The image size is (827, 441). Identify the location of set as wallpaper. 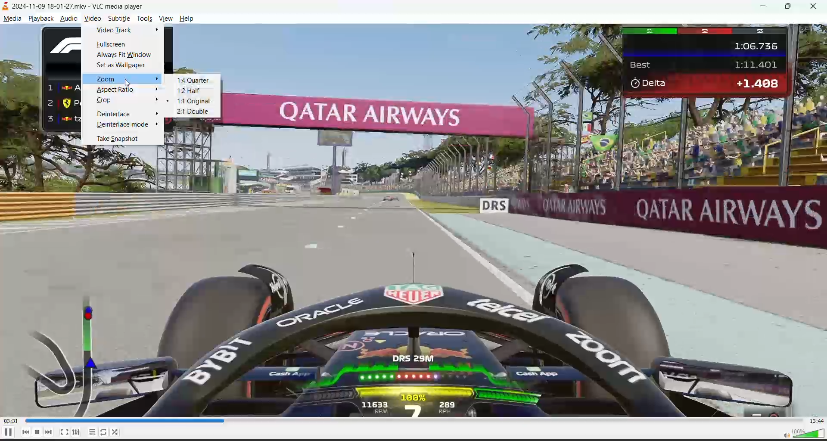
(124, 65).